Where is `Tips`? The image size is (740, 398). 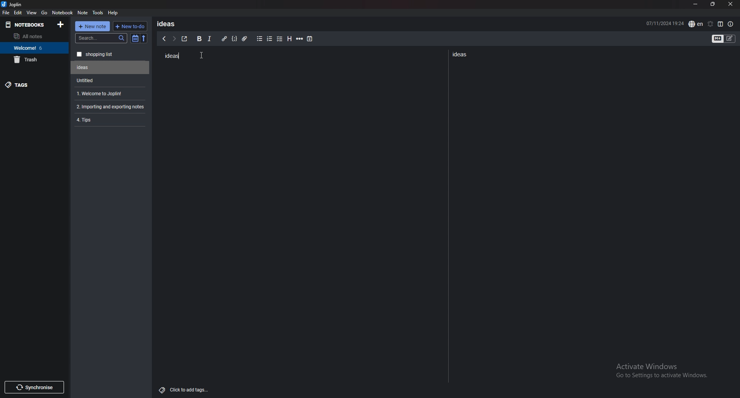
Tips is located at coordinates (109, 119).